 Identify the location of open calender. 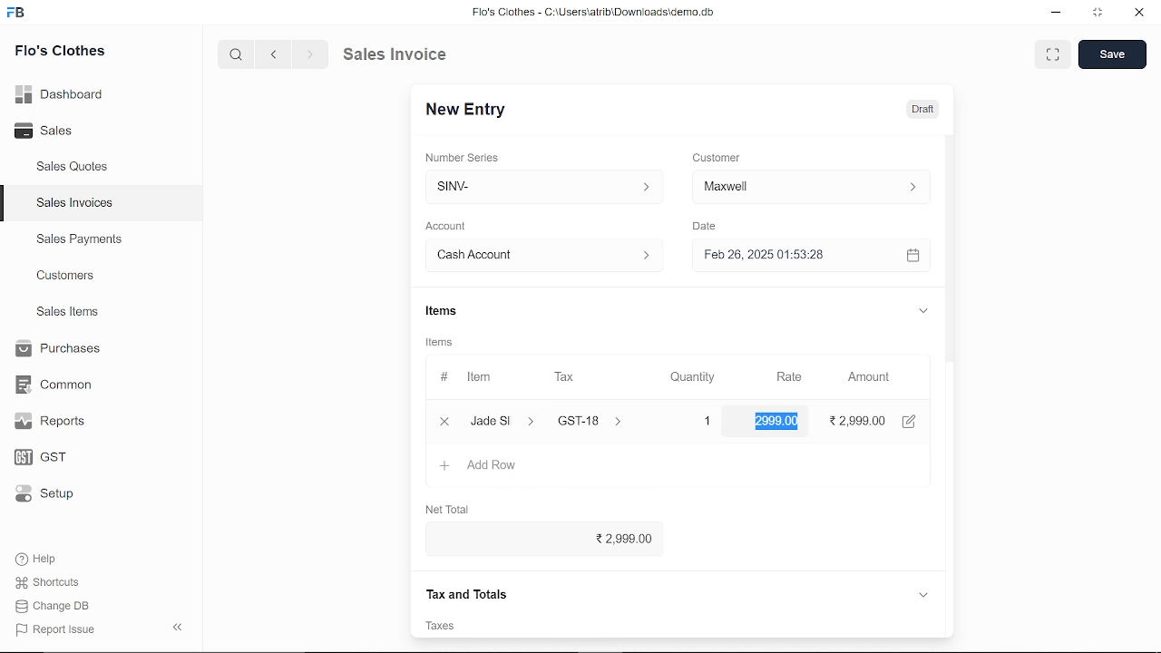
(912, 255).